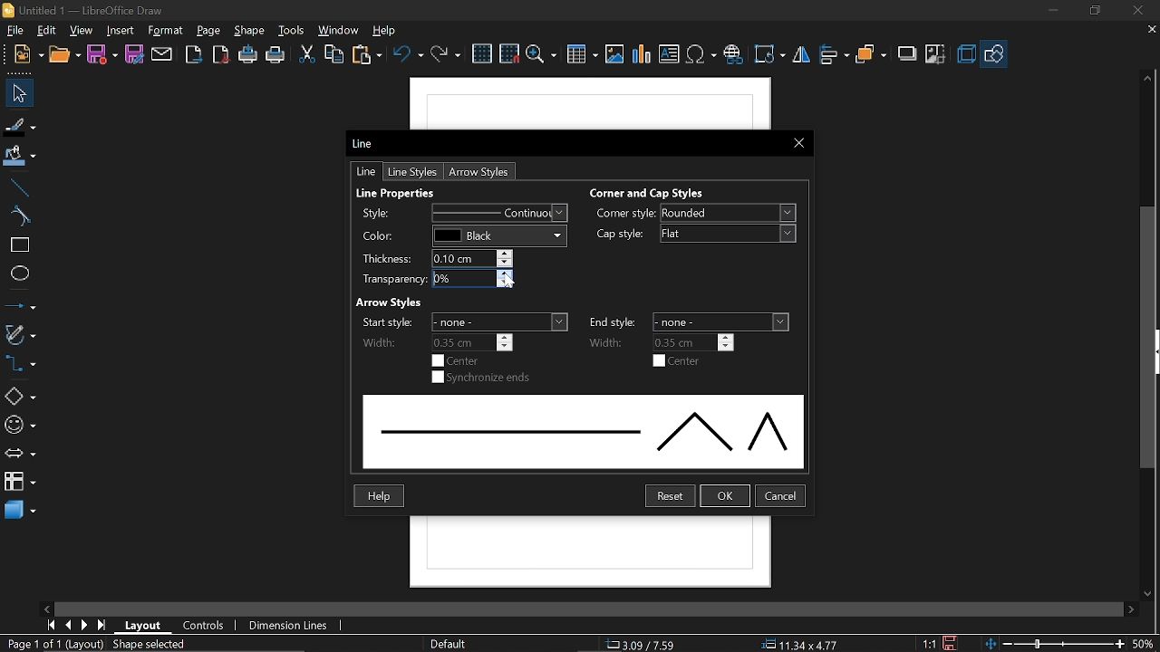  Describe the element at coordinates (480, 172) in the screenshot. I see `Arrow styles` at that location.